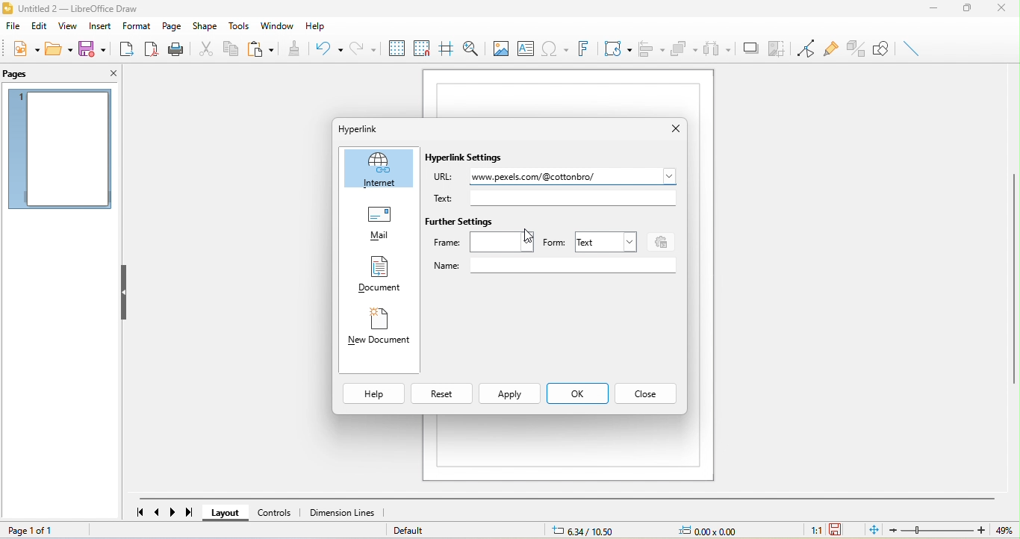  Describe the element at coordinates (57, 52) in the screenshot. I see `open` at that location.